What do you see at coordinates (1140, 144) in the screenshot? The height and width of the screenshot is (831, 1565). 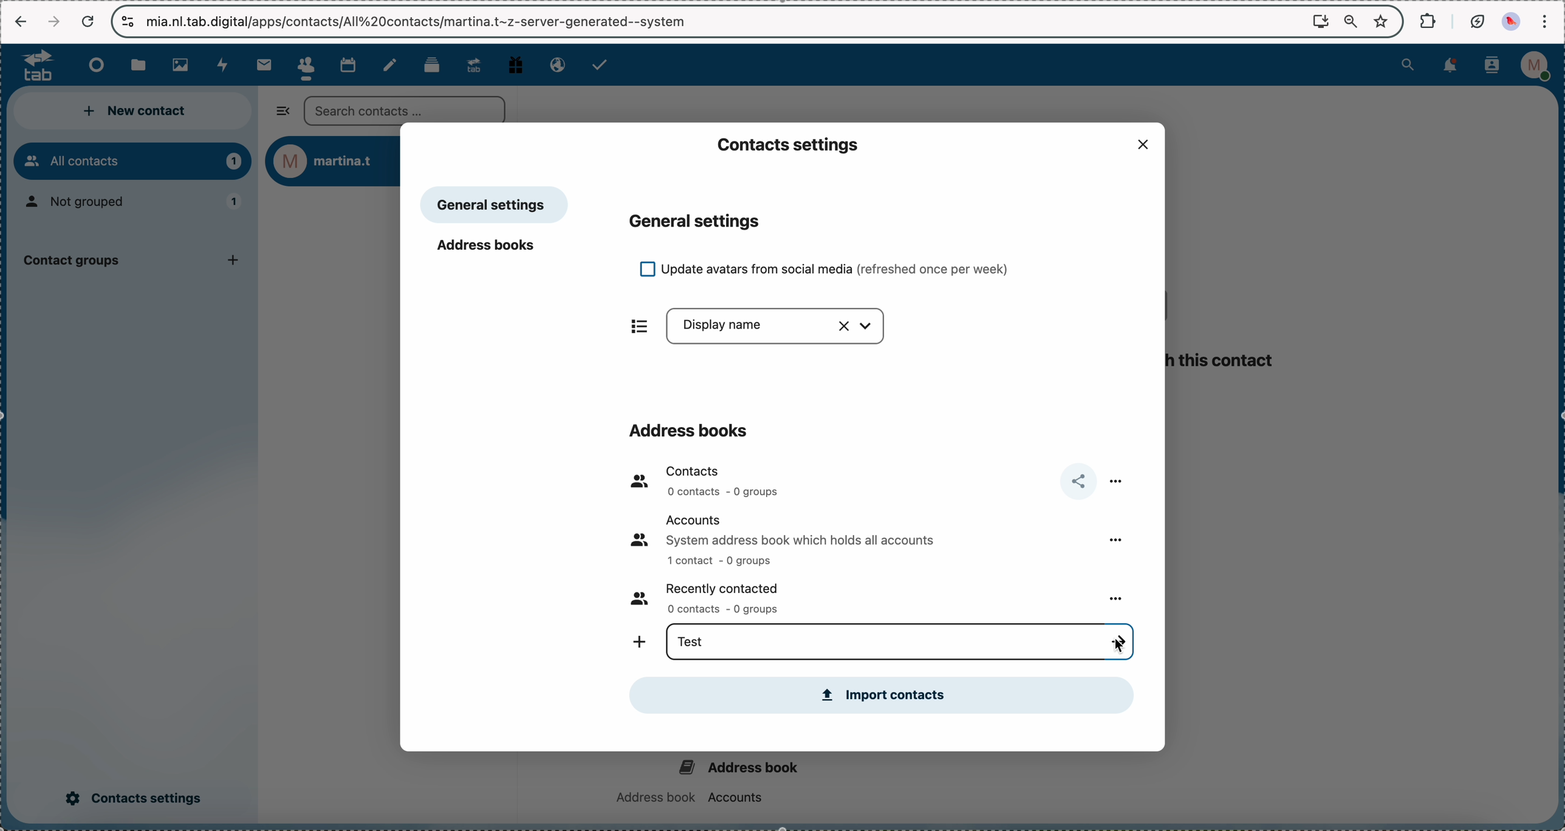 I see `close popup` at bounding box center [1140, 144].